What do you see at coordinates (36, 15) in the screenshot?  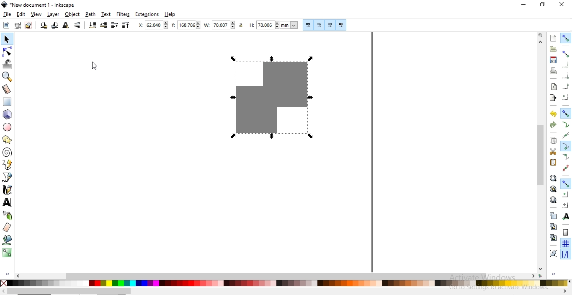 I see `view` at bounding box center [36, 15].